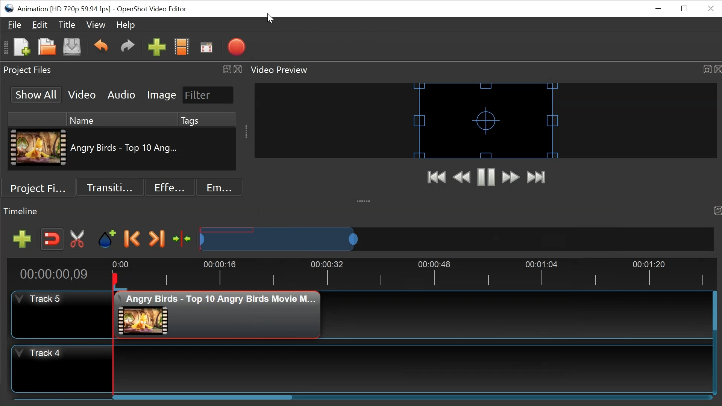  What do you see at coordinates (536, 177) in the screenshot?
I see `Jump to Last` at bounding box center [536, 177].